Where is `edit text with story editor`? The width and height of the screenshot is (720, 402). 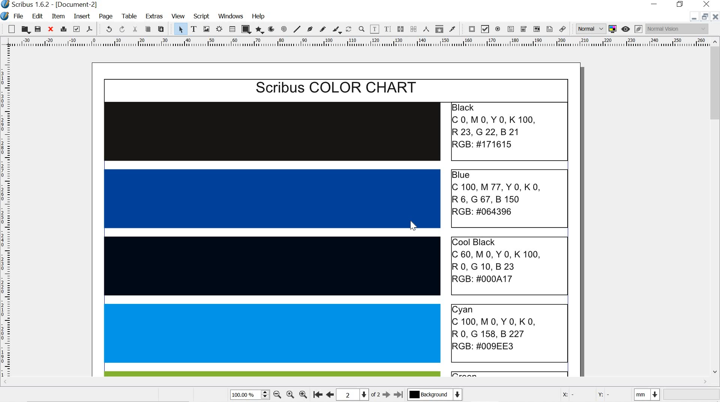
edit text with story editor is located at coordinates (387, 30).